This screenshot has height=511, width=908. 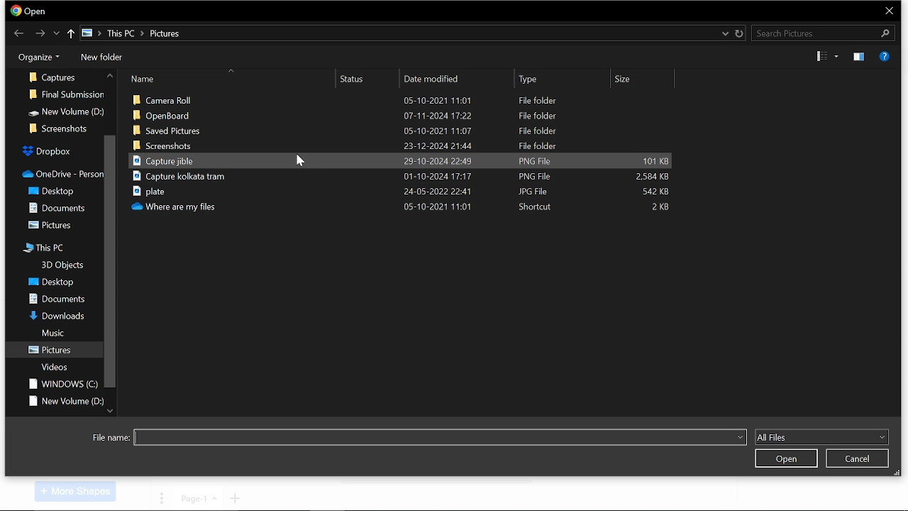 I want to click on folders, so click(x=52, y=348).